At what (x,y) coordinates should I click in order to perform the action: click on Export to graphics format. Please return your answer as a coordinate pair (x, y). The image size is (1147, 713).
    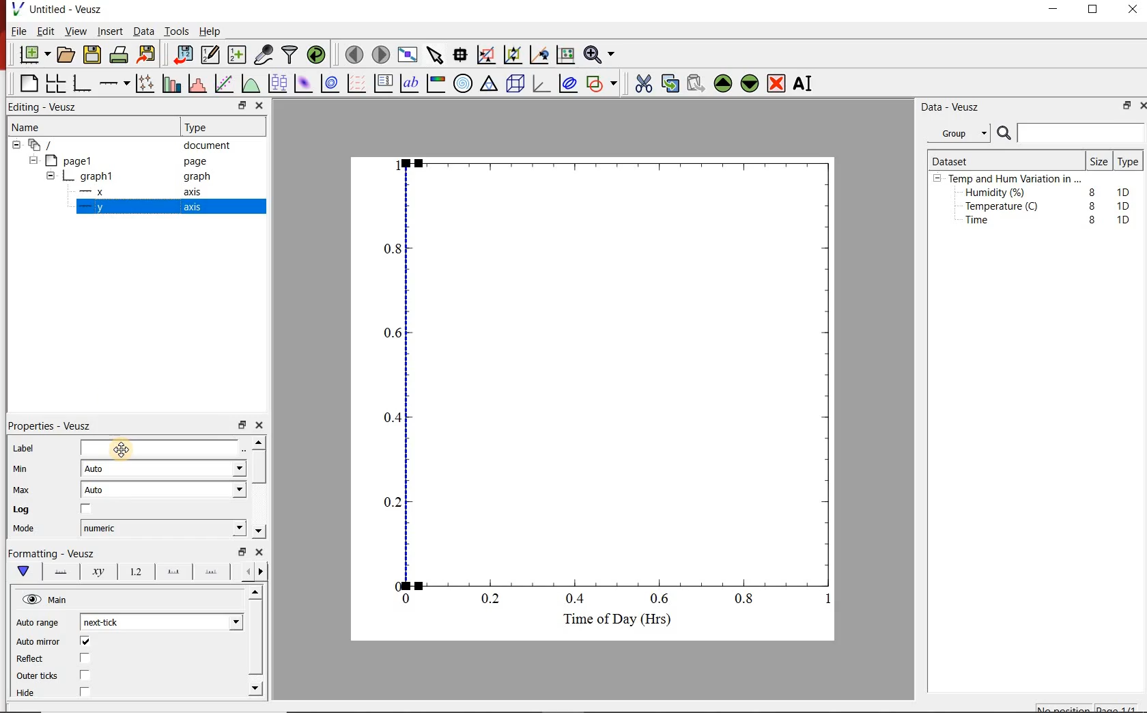
    Looking at the image, I should click on (148, 54).